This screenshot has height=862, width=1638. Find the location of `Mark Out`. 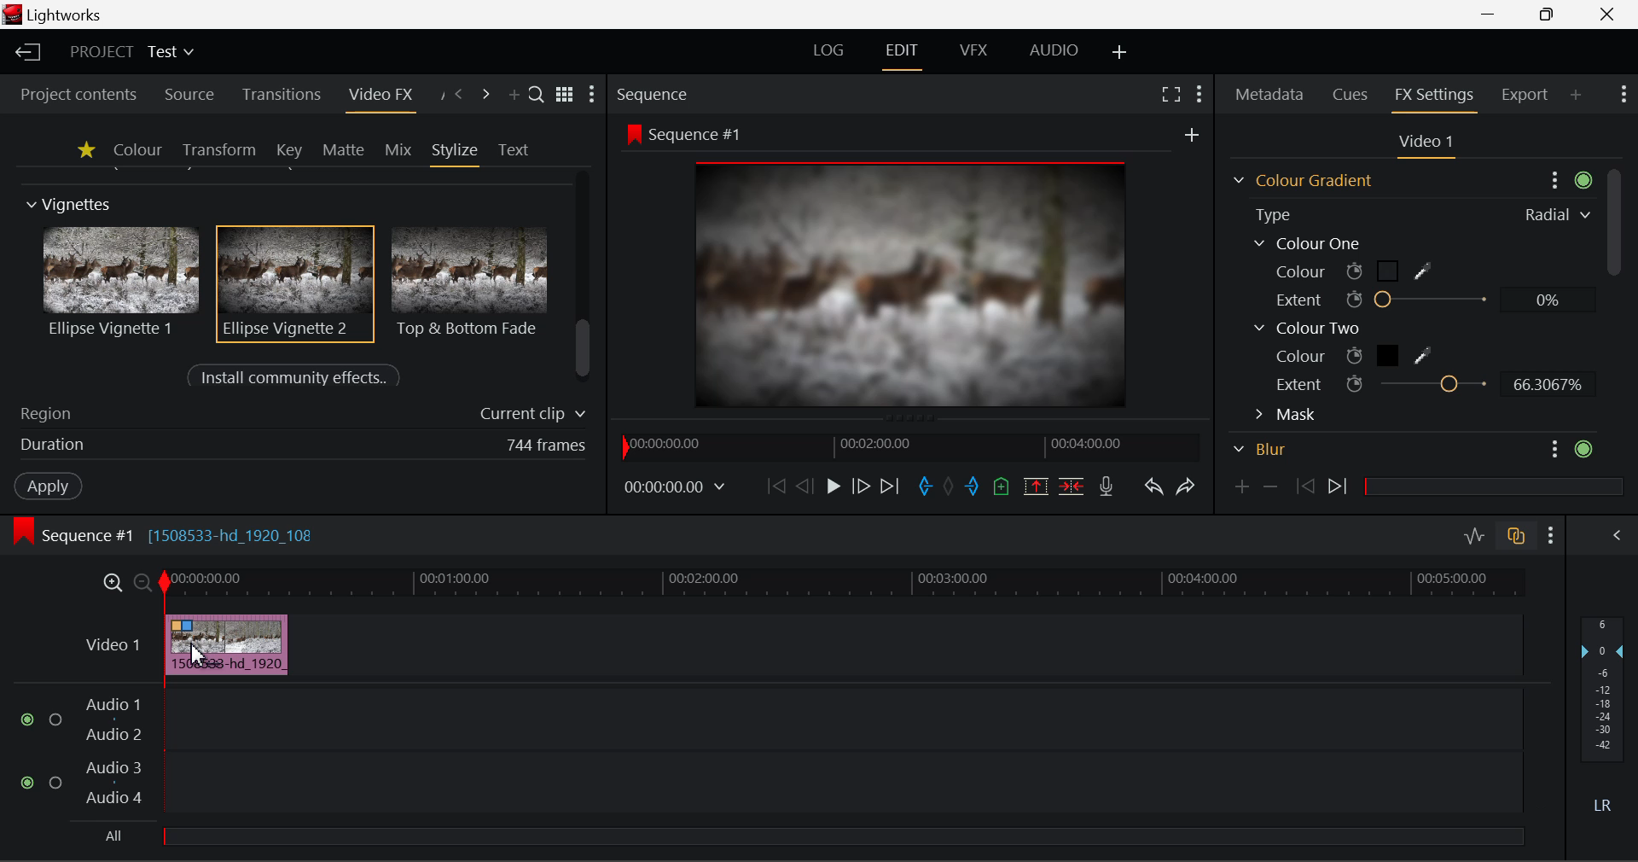

Mark Out is located at coordinates (973, 482).